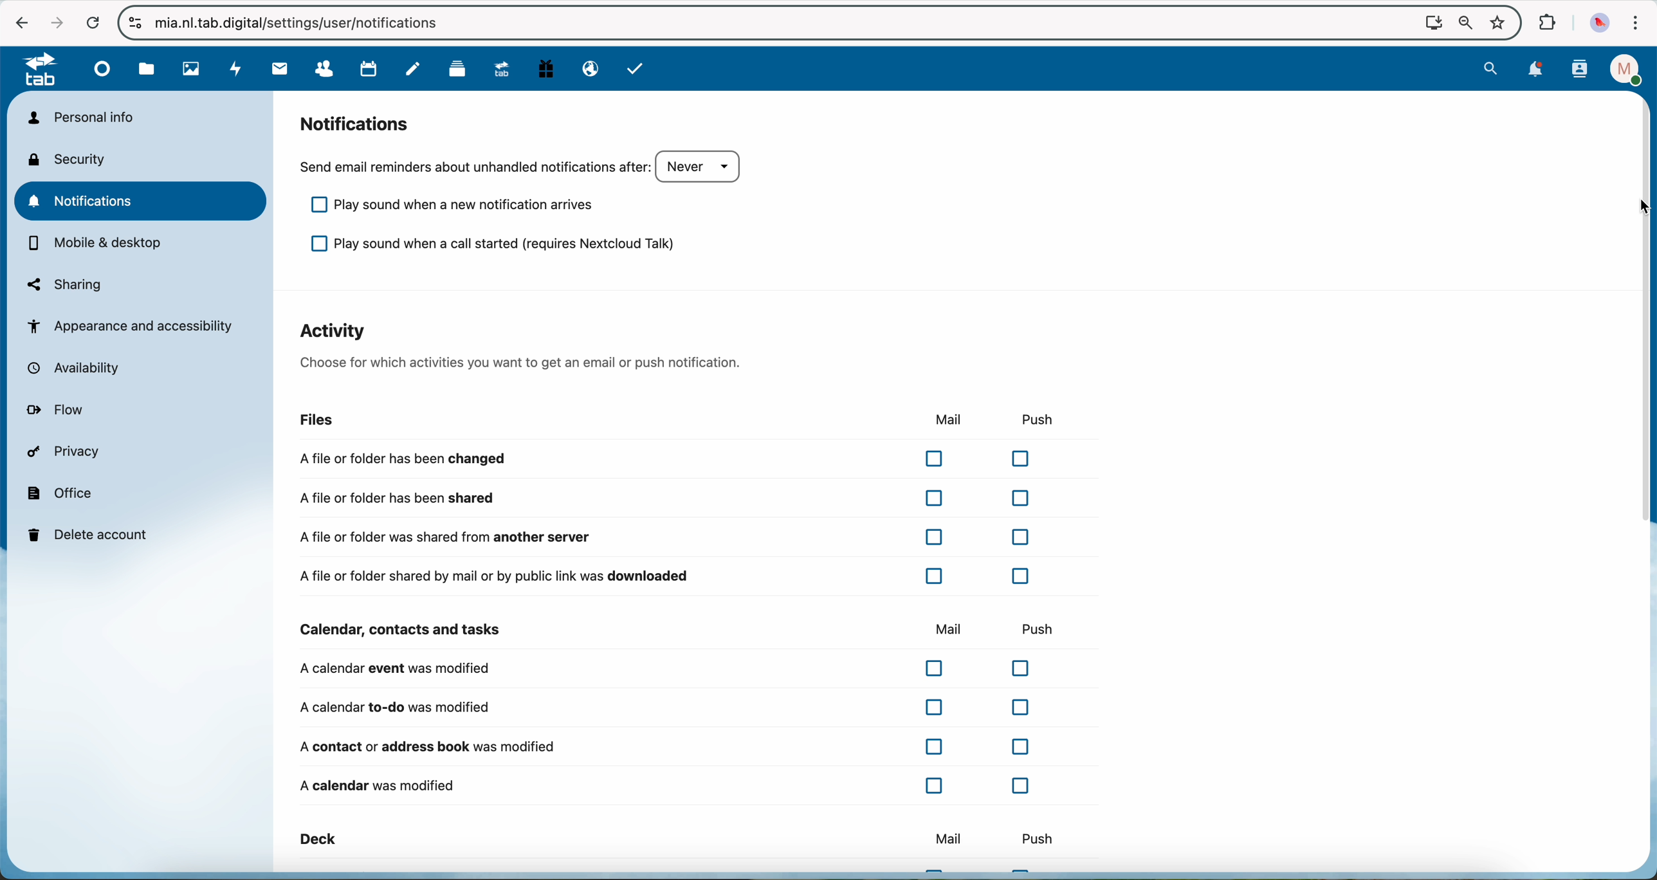 This screenshot has height=880, width=1657. I want to click on favorites, so click(1496, 19).